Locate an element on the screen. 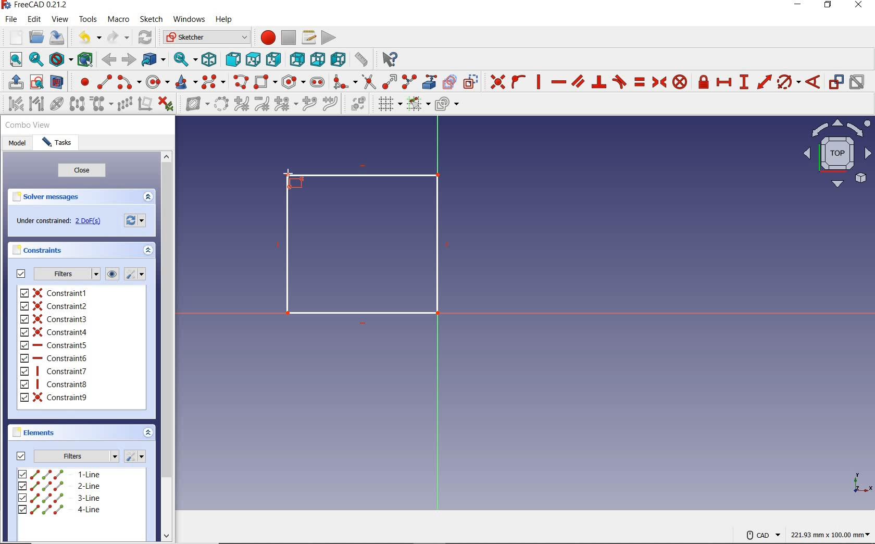 The image size is (875, 544). decrease b-spline degree is located at coordinates (263, 105).